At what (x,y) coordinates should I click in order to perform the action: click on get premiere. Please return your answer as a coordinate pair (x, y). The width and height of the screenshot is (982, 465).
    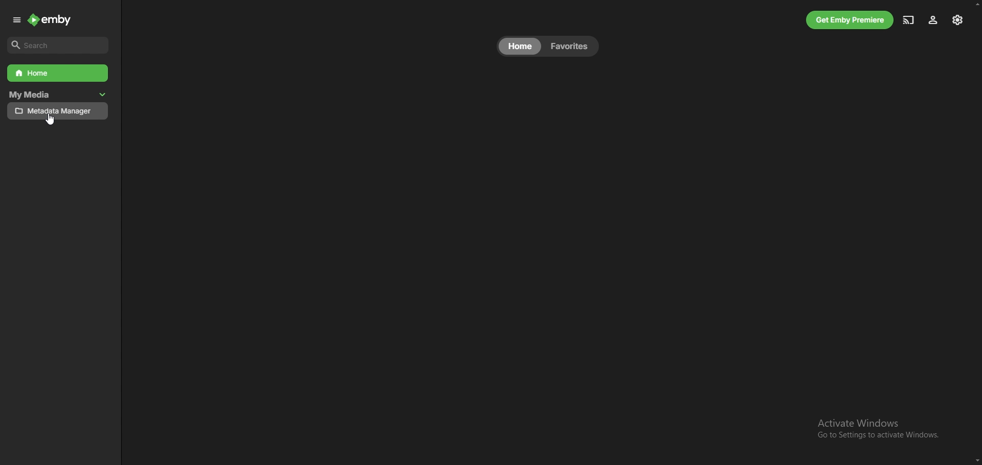
    Looking at the image, I should click on (850, 20).